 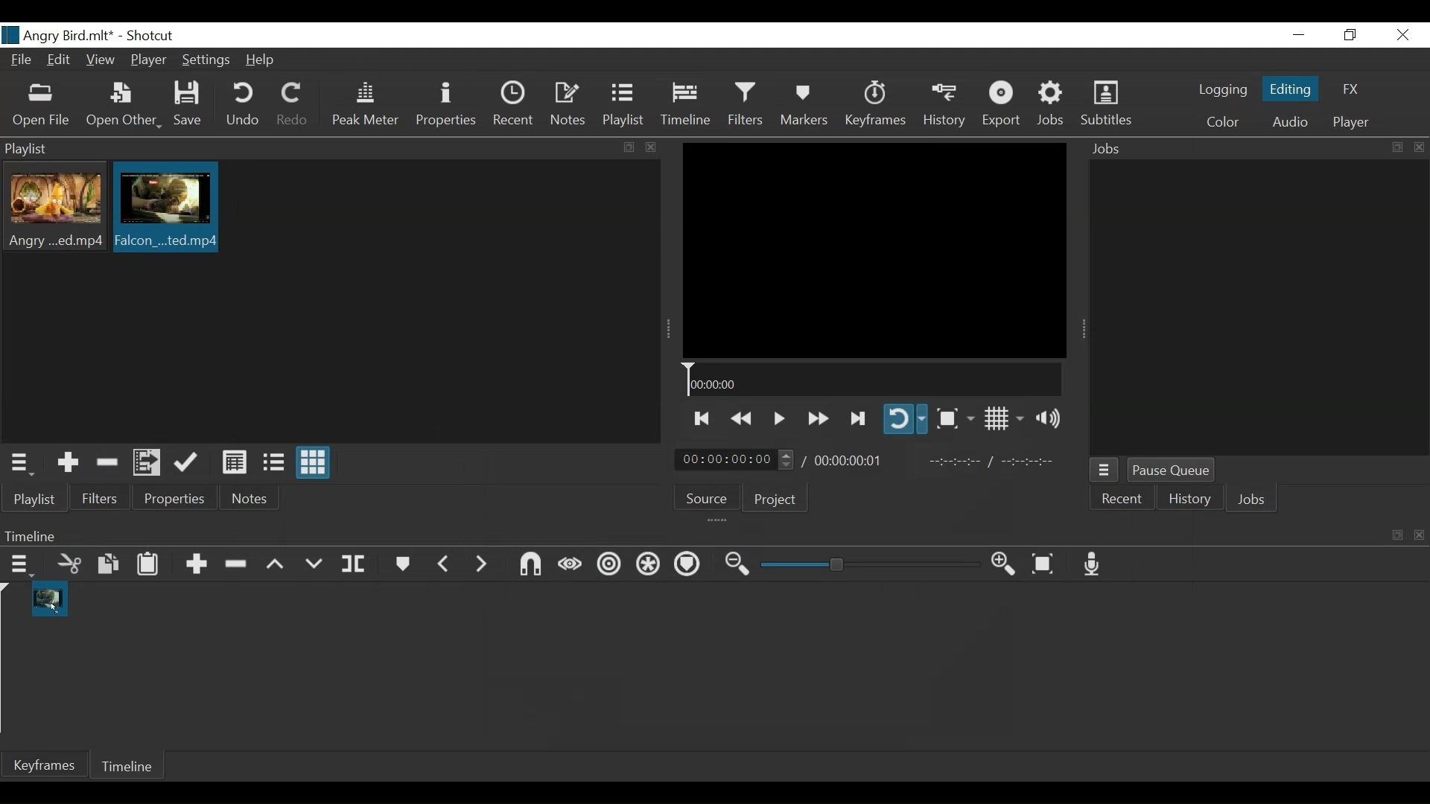 What do you see at coordinates (1190, 501) in the screenshot?
I see `History` at bounding box center [1190, 501].